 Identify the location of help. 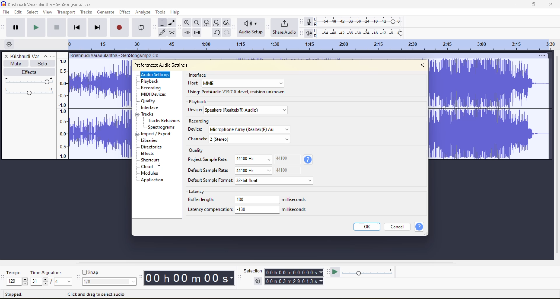
(308, 159).